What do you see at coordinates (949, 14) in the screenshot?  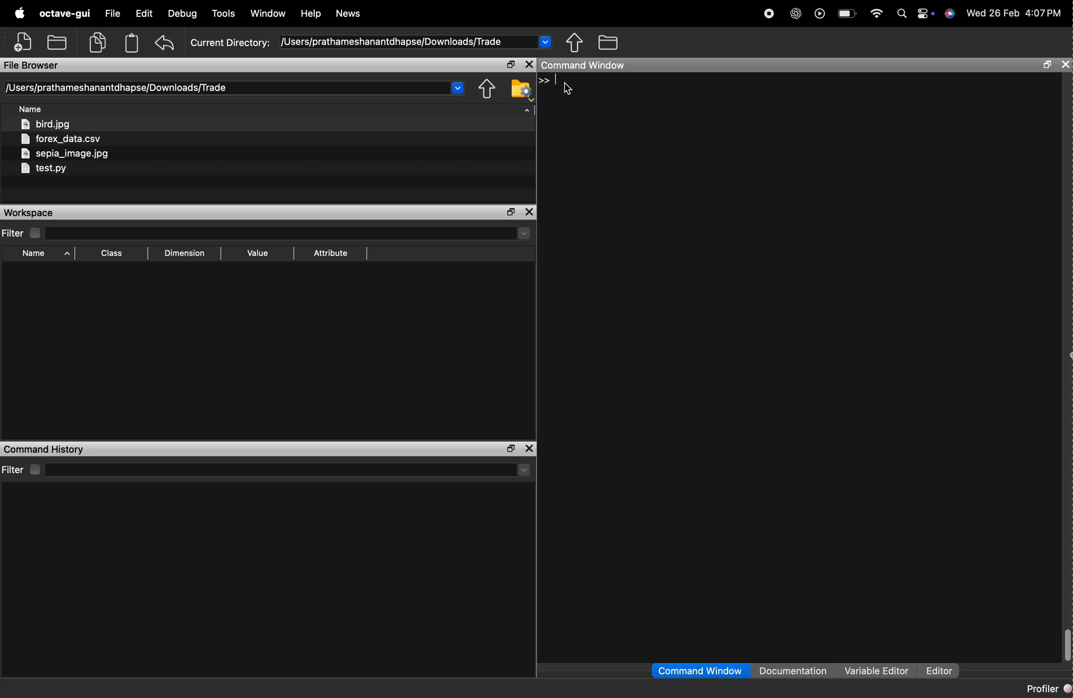 I see `support` at bounding box center [949, 14].